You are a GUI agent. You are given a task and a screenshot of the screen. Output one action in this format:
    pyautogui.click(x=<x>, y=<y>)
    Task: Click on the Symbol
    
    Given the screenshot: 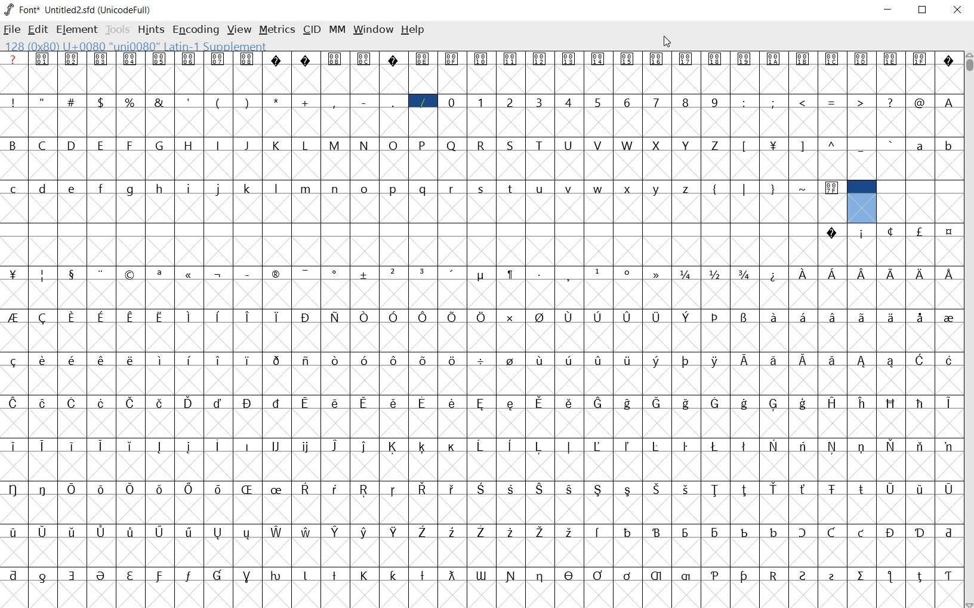 What is the action you would take?
    pyautogui.click(x=364, y=317)
    